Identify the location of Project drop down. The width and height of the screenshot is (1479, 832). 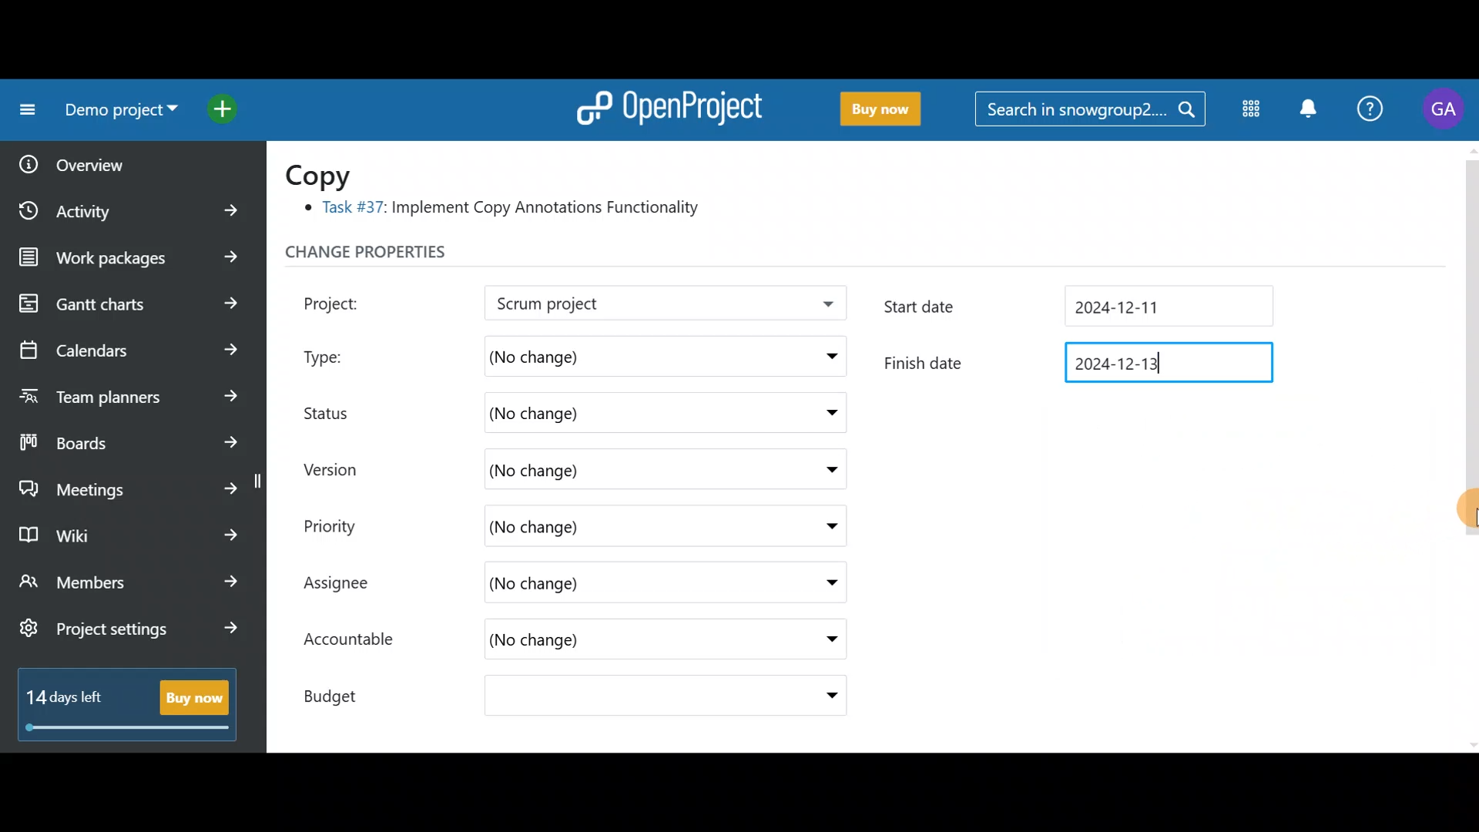
(823, 307).